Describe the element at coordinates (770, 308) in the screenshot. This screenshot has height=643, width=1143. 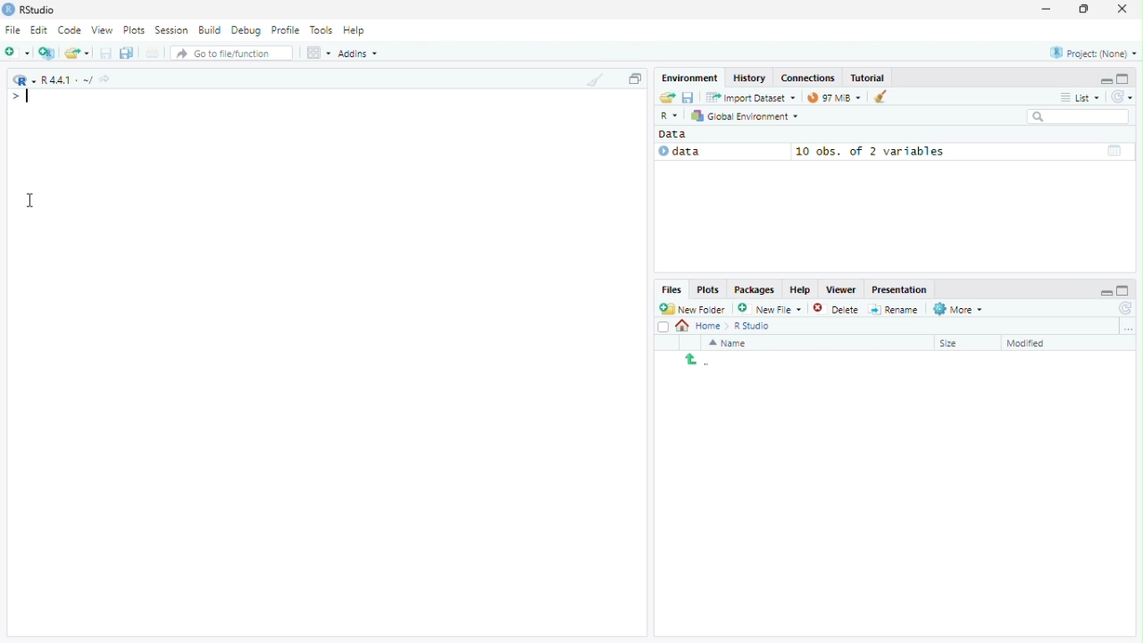
I see `Create new file` at that location.